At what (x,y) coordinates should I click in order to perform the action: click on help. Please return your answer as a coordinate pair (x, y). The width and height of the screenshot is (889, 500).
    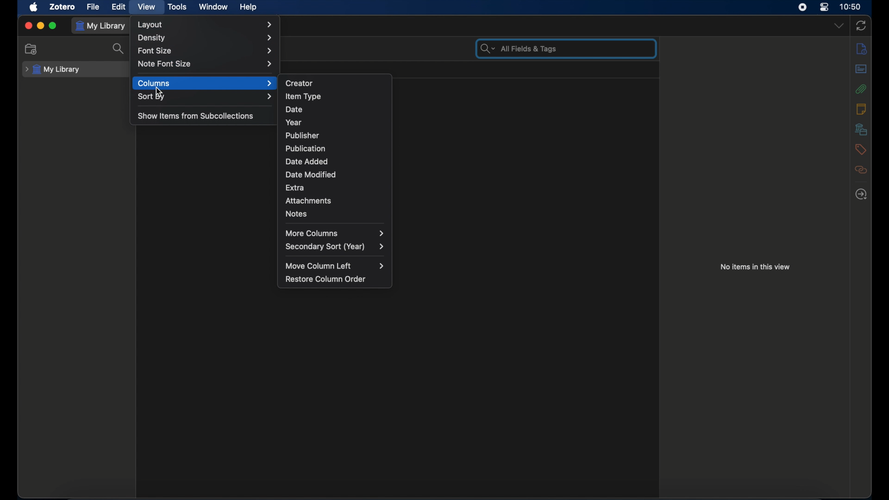
    Looking at the image, I should click on (248, 7).